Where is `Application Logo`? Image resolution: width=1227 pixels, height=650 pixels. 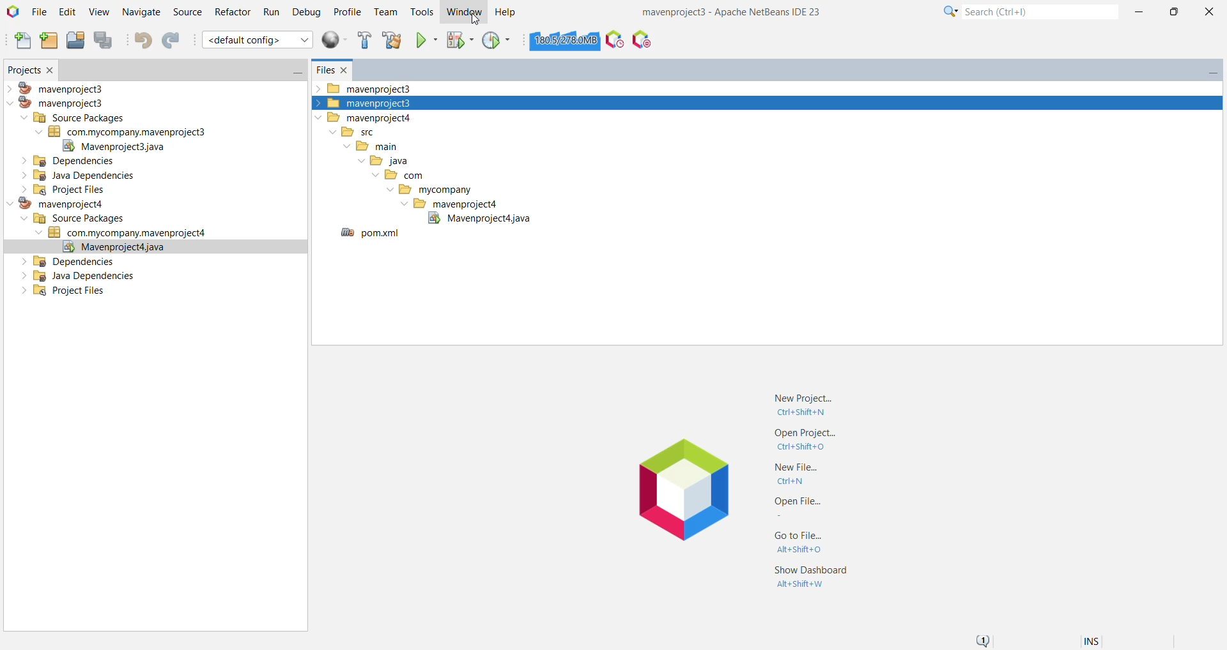
Application Logo is located at coordinates (672, 494).